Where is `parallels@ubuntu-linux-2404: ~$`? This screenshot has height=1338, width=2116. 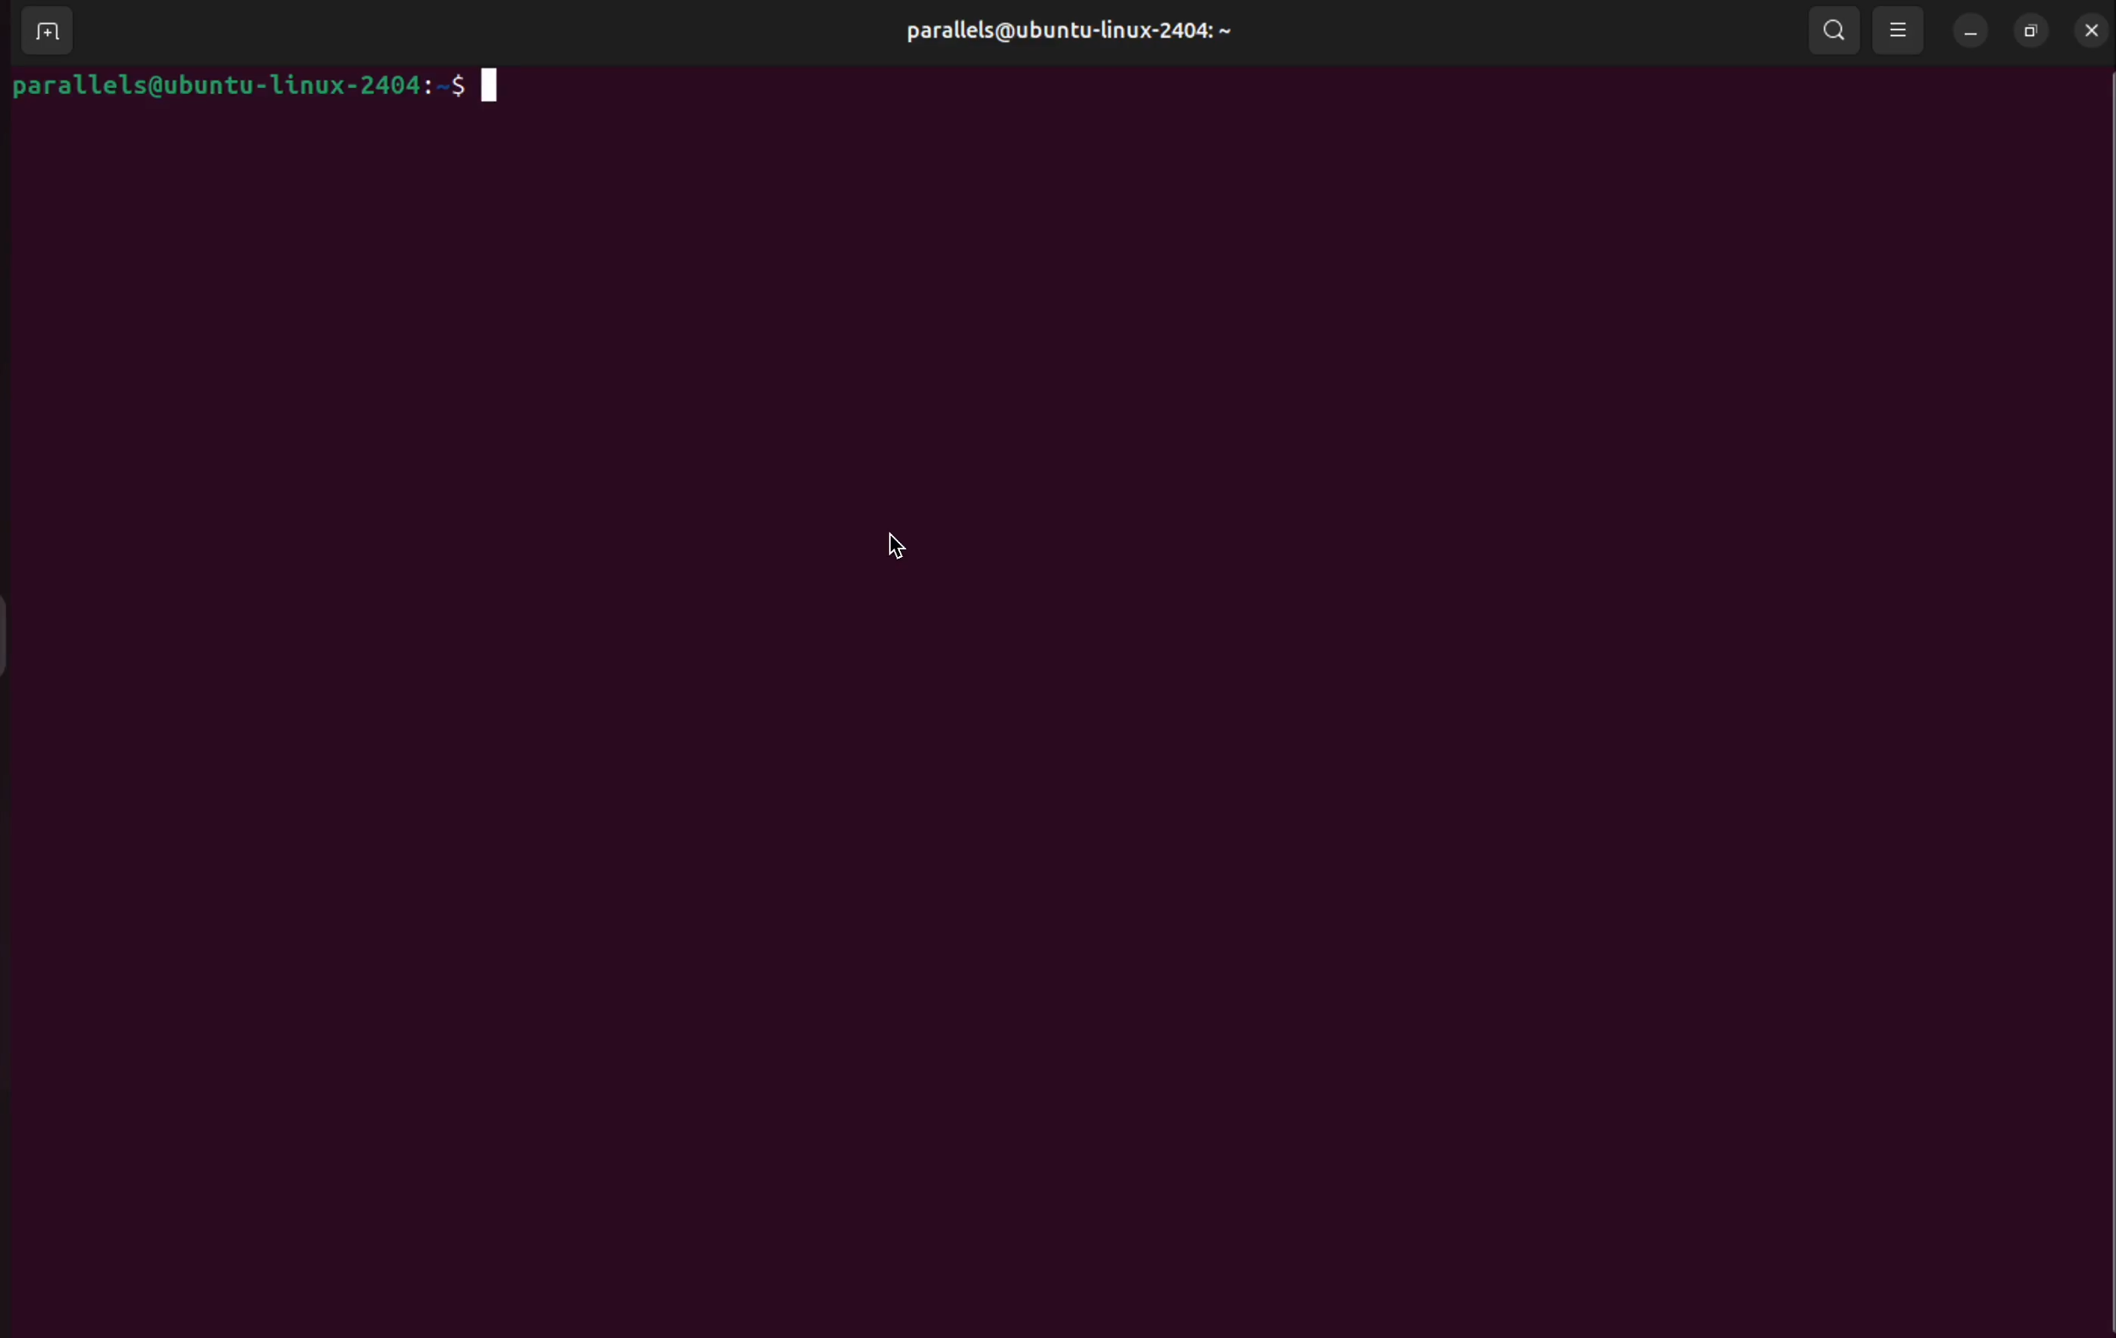 parallels@ubuntu-linux-2404: ~$ is located at coordinates (257, 91).